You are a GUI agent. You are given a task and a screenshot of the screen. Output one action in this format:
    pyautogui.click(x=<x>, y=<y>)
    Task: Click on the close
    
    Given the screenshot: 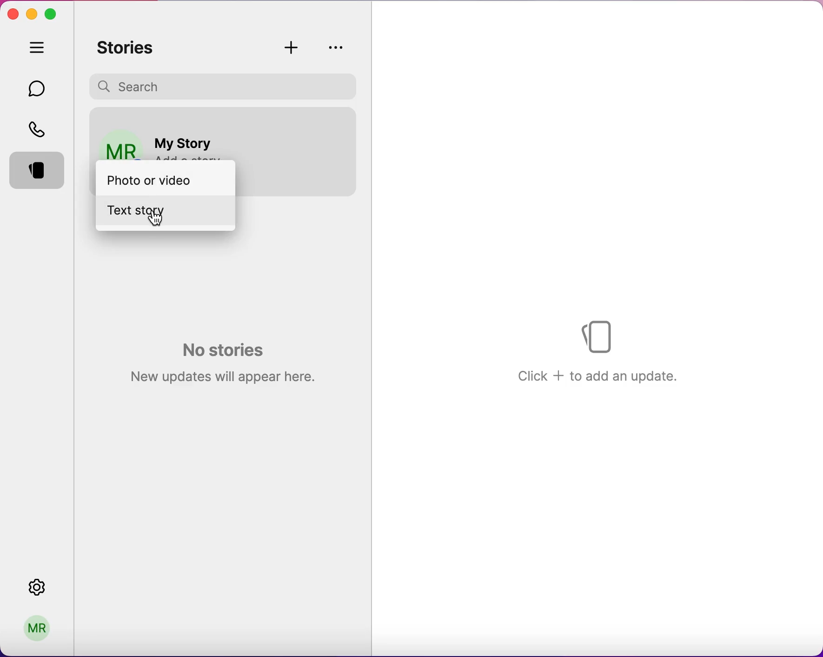 What is the action you would take?
    pyautogui.click(x=13, y=14)
    